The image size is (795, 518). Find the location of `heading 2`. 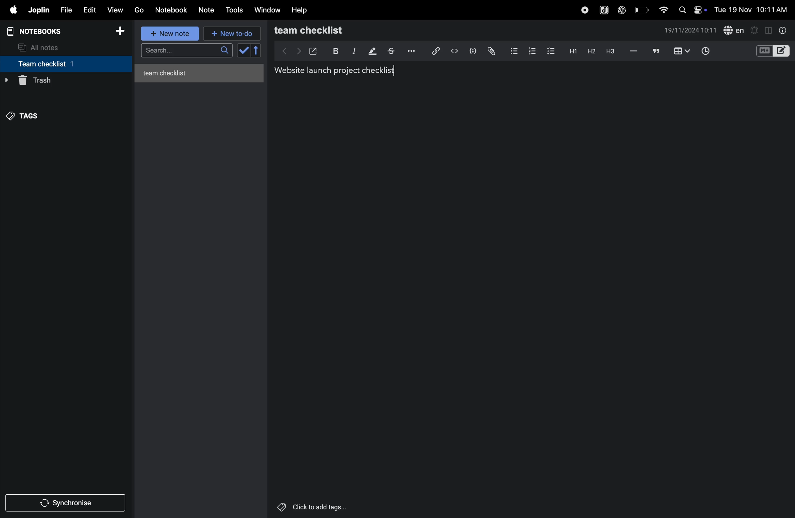

heading 2 is located at coordinates (590, 51).